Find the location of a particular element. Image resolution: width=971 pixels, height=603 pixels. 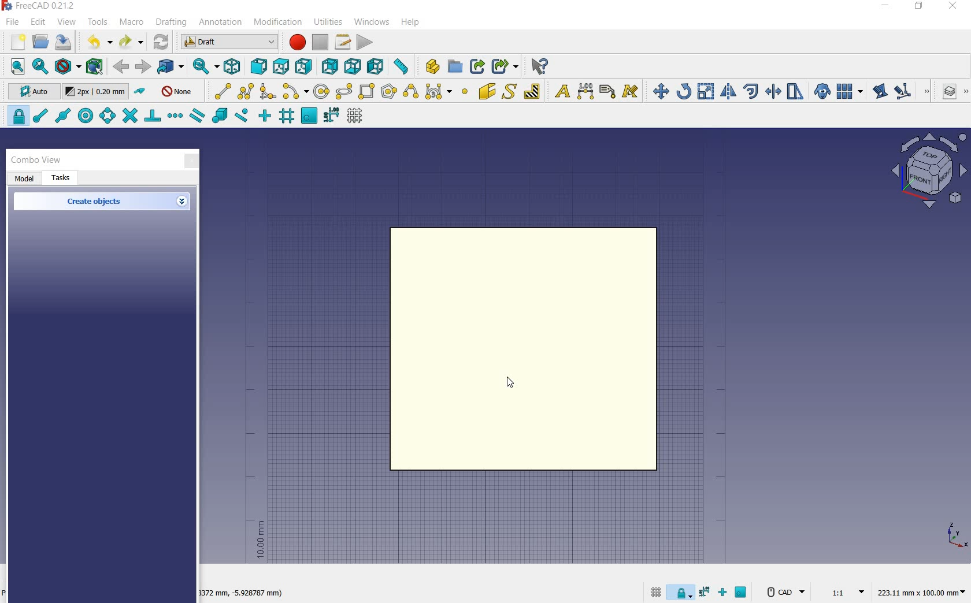

hatch is located at coordinates (532, 91).